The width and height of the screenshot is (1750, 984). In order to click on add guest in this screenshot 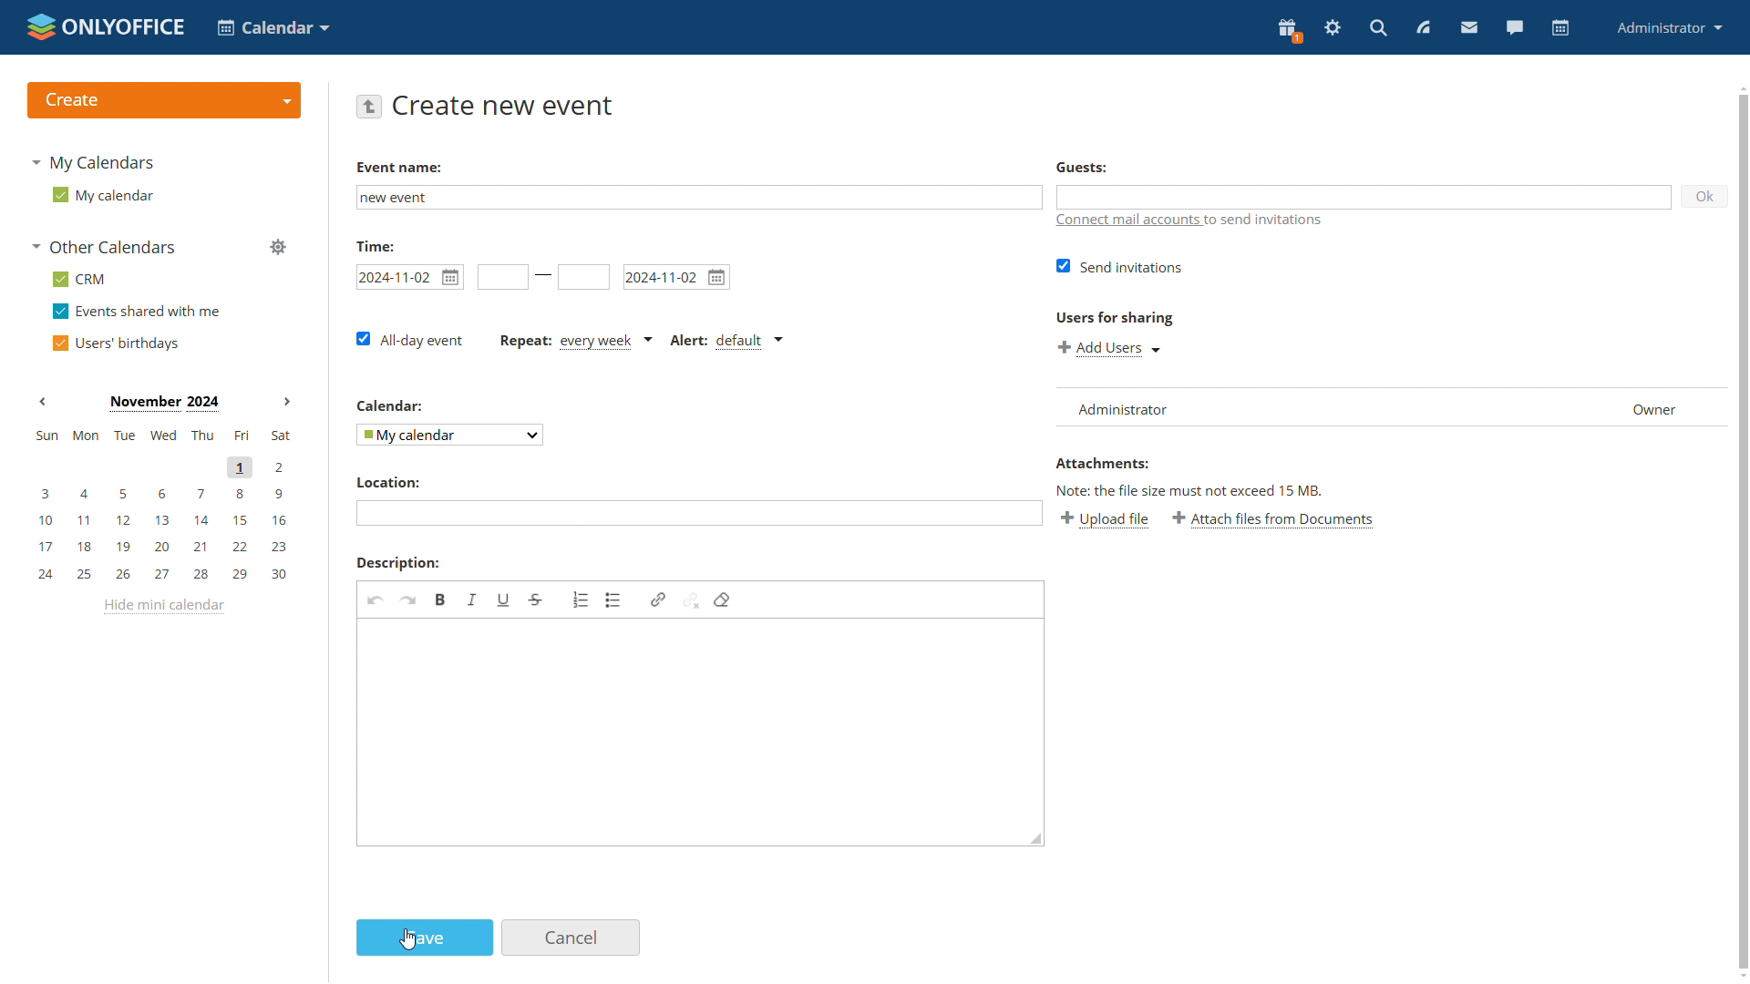, I will do `click(1365, 197)`.